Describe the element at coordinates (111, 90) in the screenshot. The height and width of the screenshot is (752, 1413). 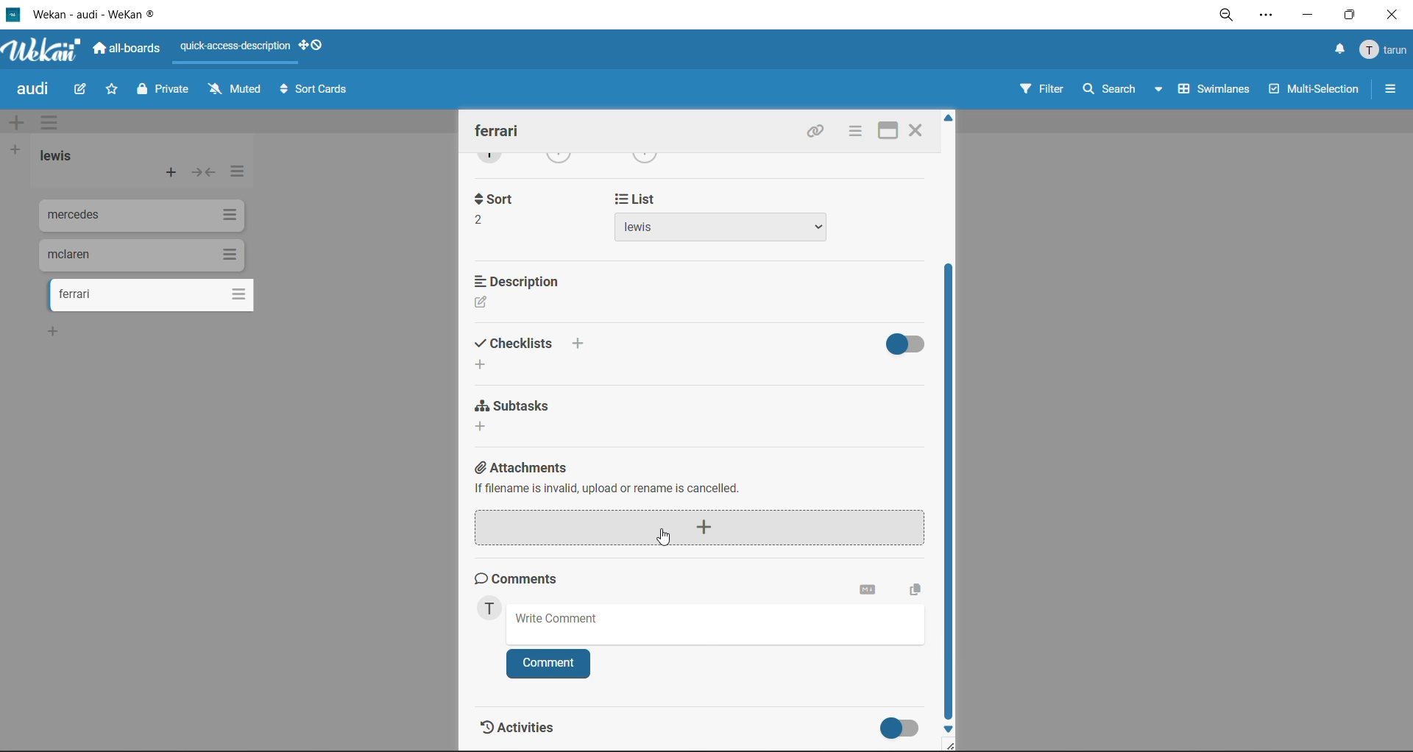
I see `star` at that location.